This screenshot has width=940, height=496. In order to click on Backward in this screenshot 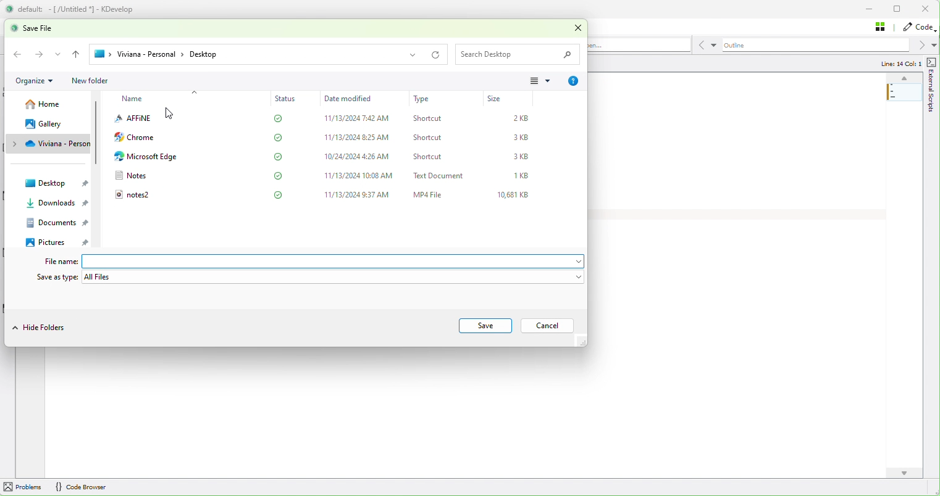, I will do `click(19, 54)`.